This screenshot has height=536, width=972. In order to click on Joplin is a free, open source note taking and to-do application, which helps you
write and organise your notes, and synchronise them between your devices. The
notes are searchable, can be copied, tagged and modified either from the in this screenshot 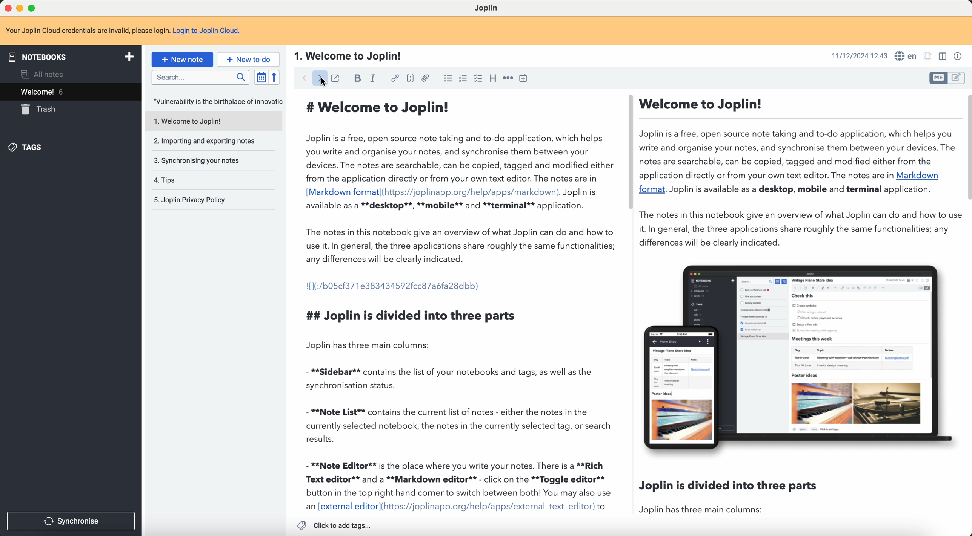, I will do `click(796, 146)`.